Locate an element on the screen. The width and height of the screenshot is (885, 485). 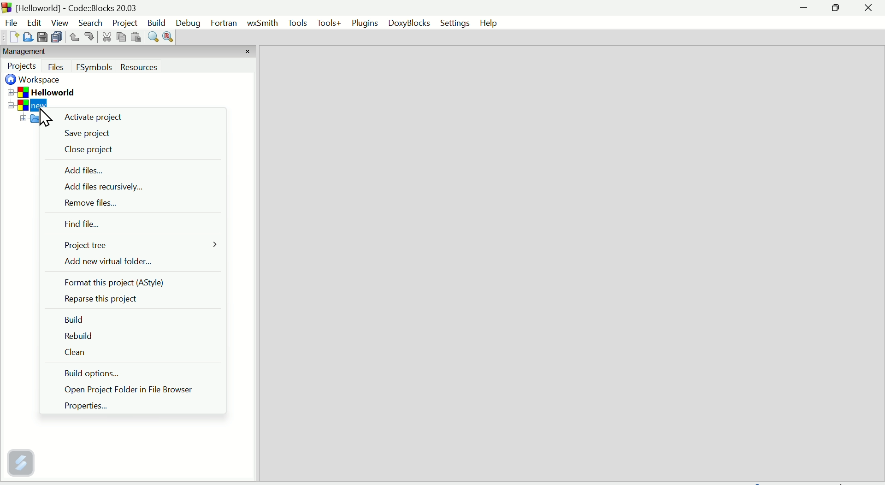
Projects is located at coordinates (23, 66).